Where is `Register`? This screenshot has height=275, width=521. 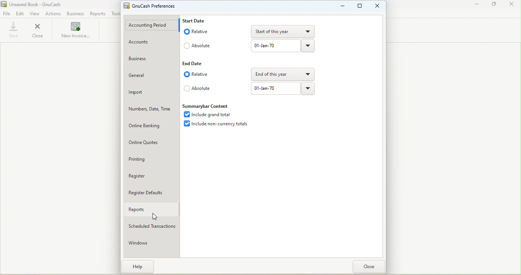 Register is located at coordinates (149, 175).